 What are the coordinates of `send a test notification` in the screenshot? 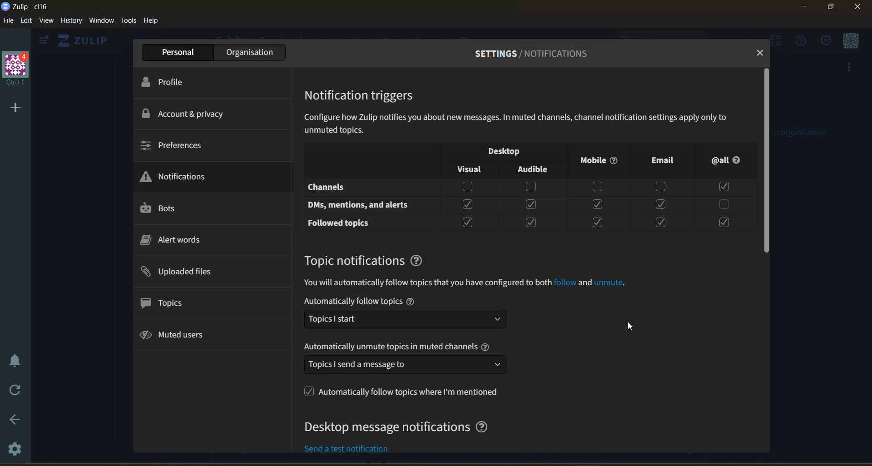 It's located at (357, 448).